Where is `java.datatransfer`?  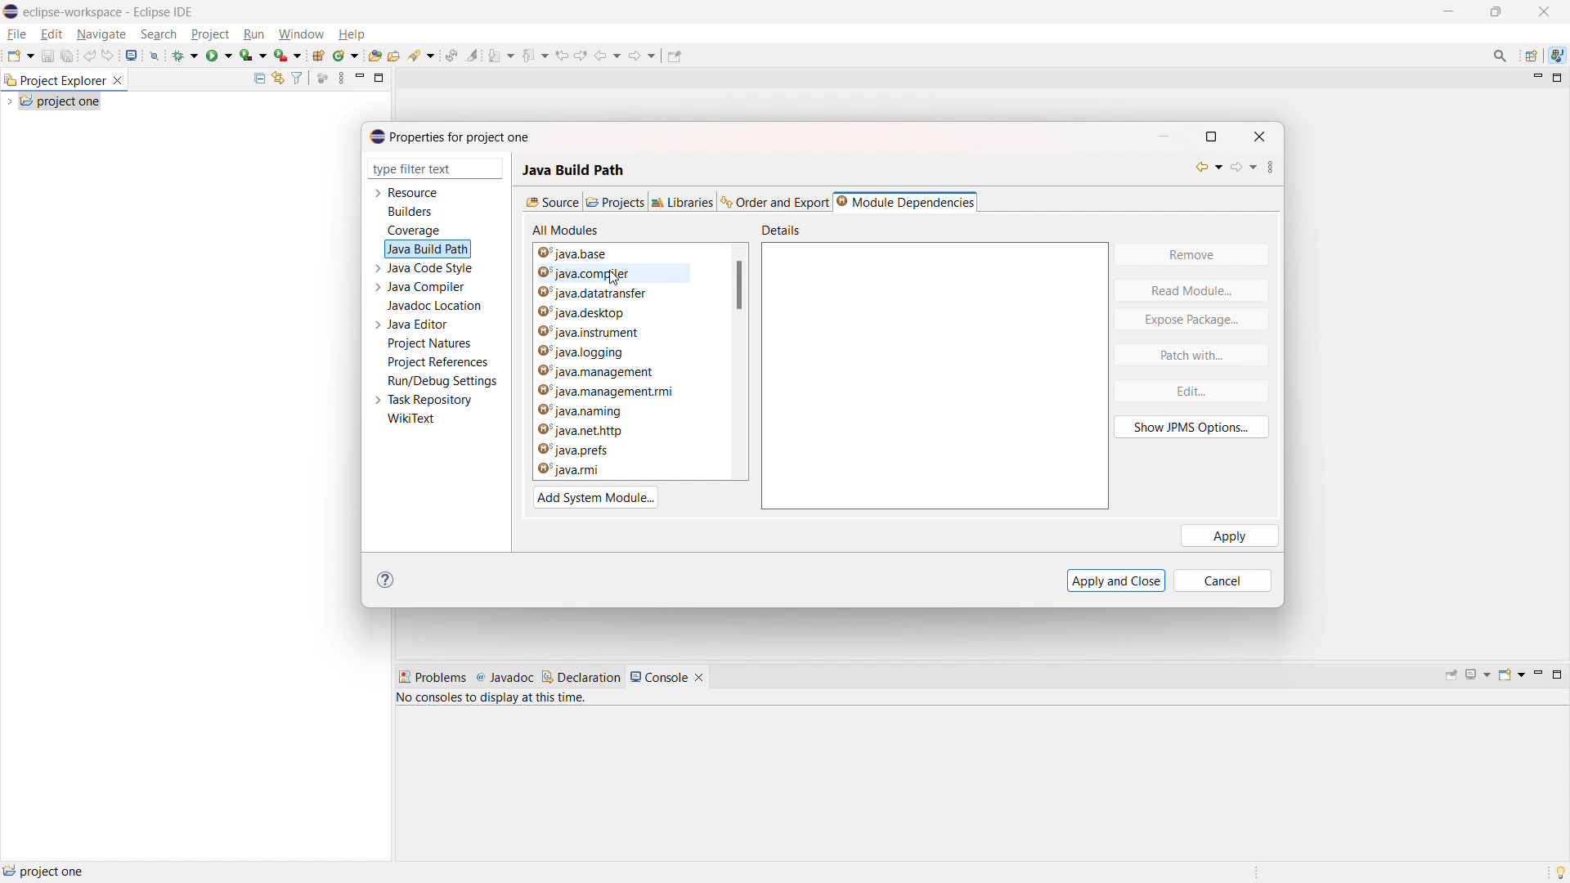
java.datatransfer is located at coordinates (623, 294).